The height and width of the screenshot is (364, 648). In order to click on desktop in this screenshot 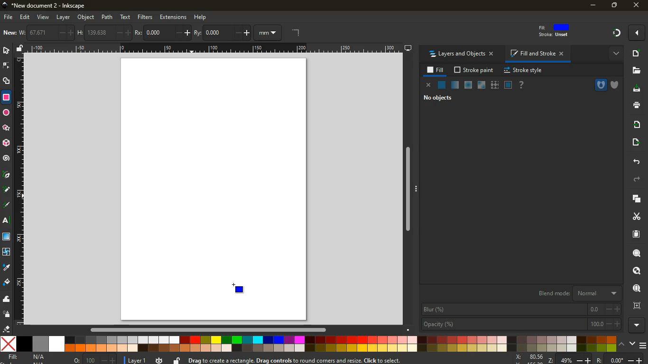, I will do `click(633, 90)`.